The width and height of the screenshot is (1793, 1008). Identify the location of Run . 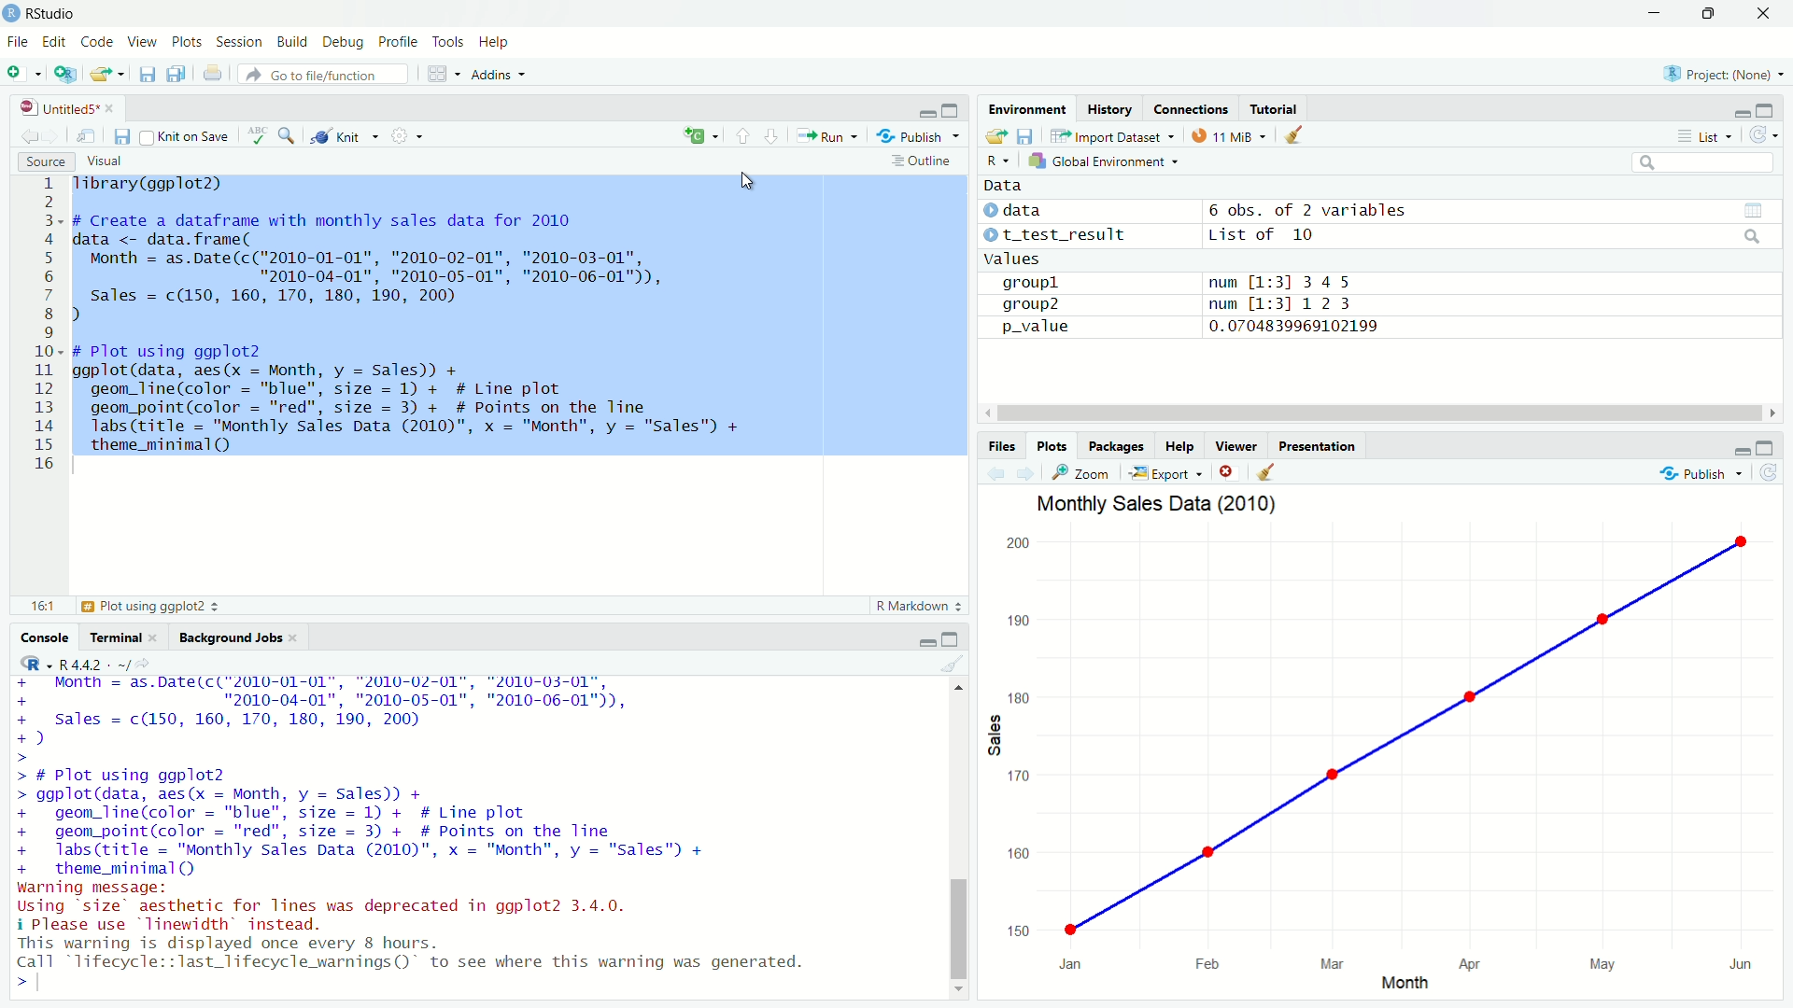
(828, 136).